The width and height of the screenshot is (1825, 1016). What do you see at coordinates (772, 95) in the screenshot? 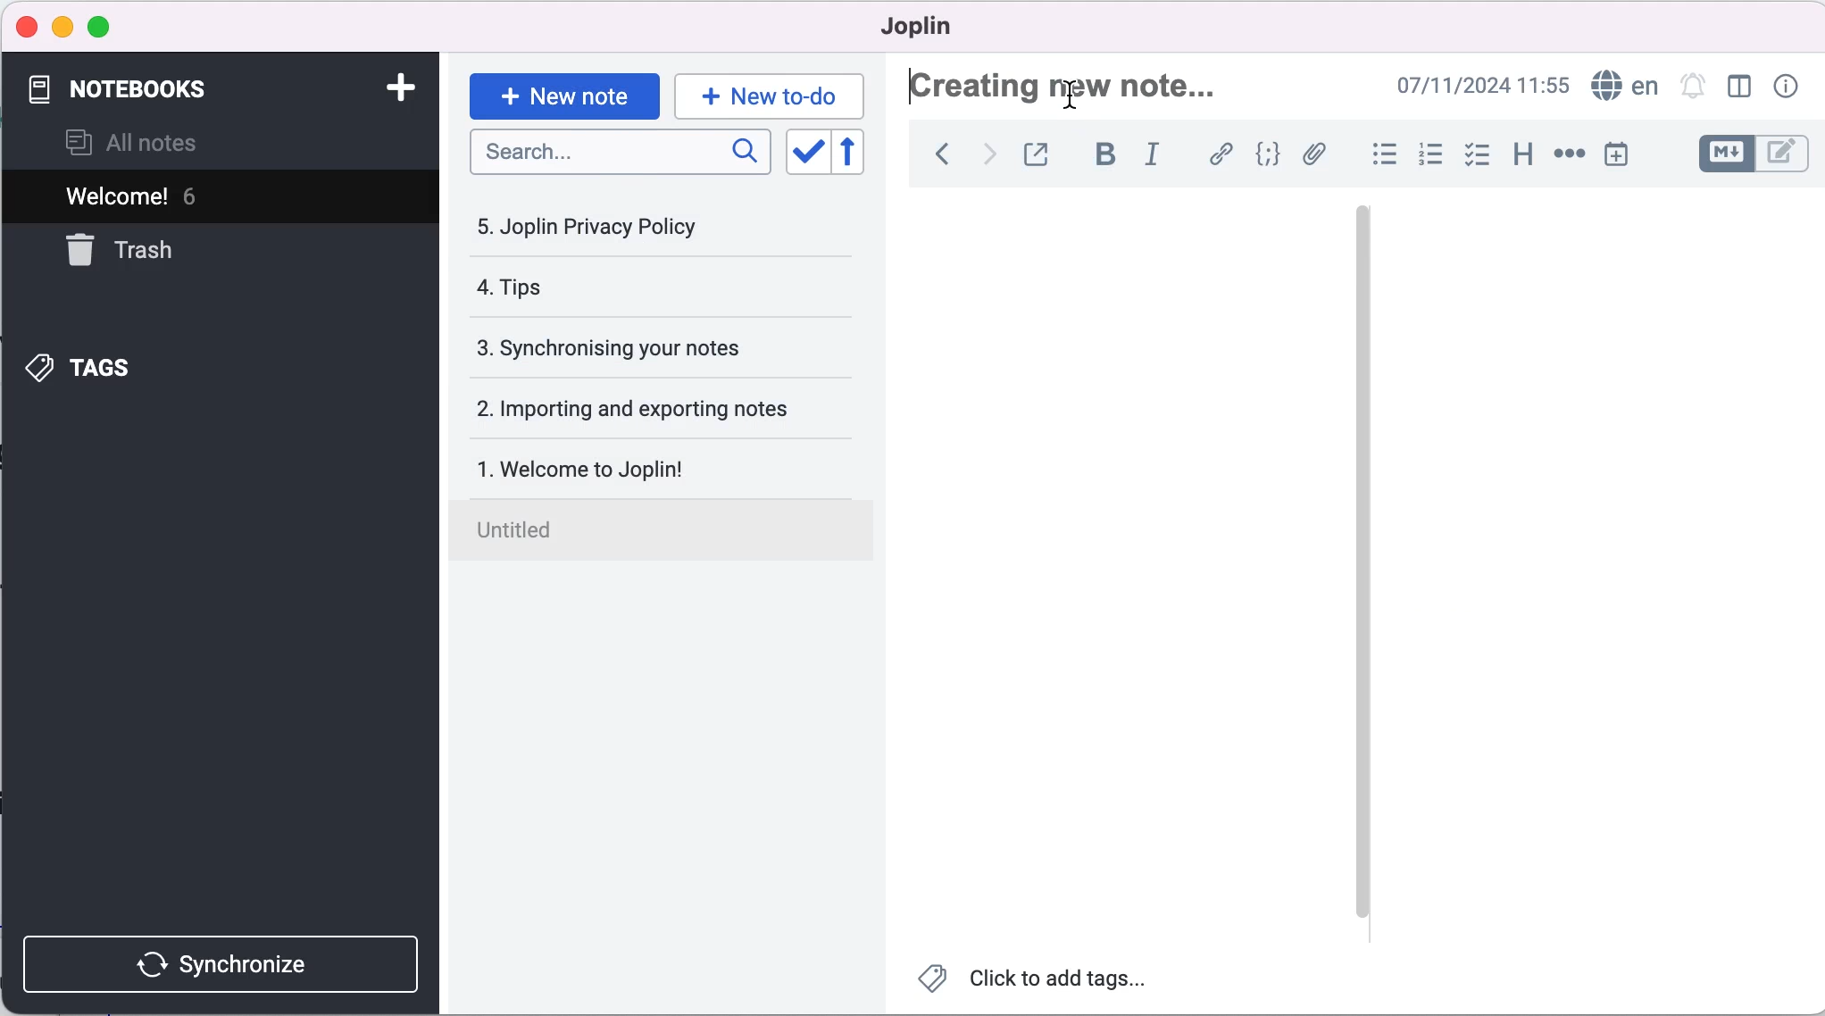
I see `new to-do` at bounding box center [772, 95].